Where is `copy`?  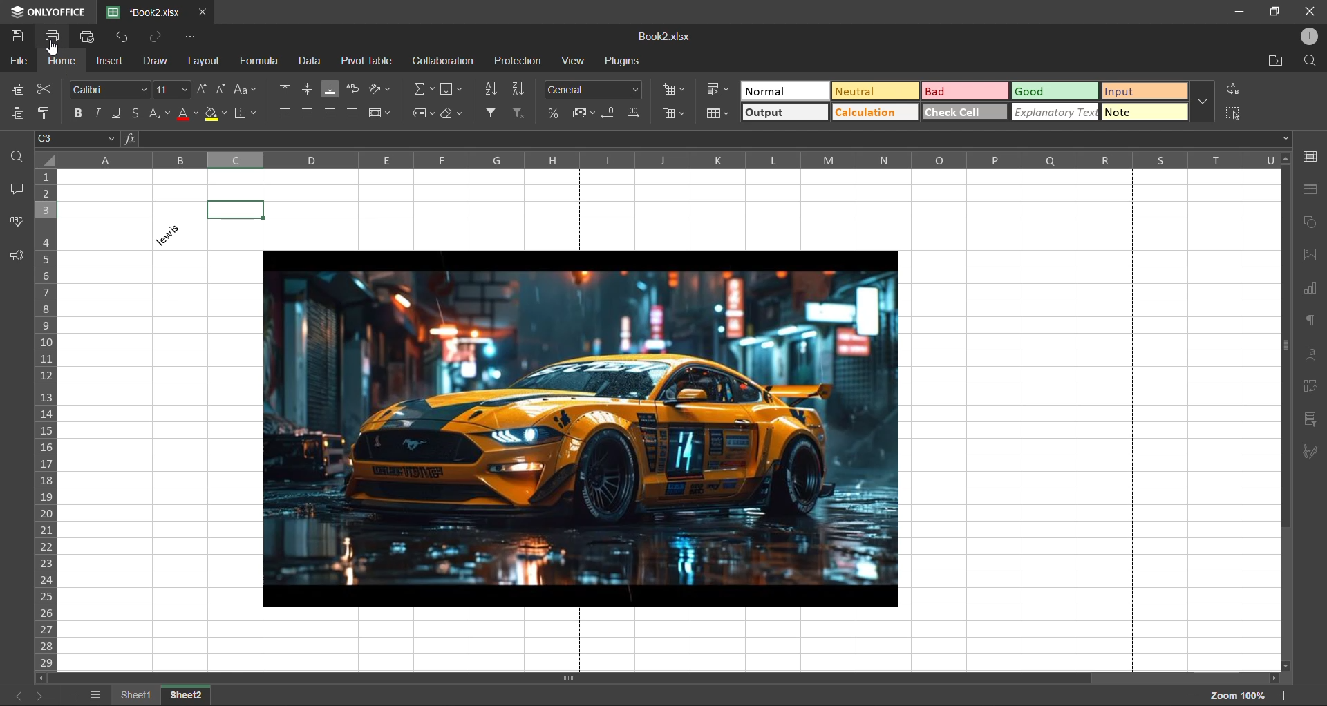
copy is located at coordinates (23, 88).